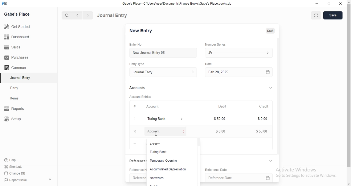 Image resolution: width=351 pixels, height=186 pixels. Describe the element at coordinates (145, 96) in the screenshot. I see `‘Account Entries.` at that location.